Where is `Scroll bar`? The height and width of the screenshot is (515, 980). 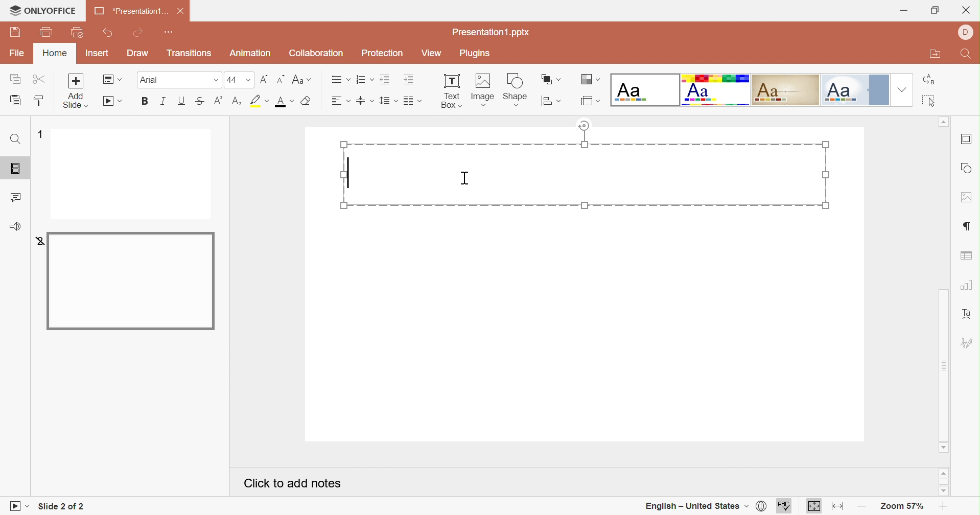
Scroll bar is located at coordinates (943, 482).